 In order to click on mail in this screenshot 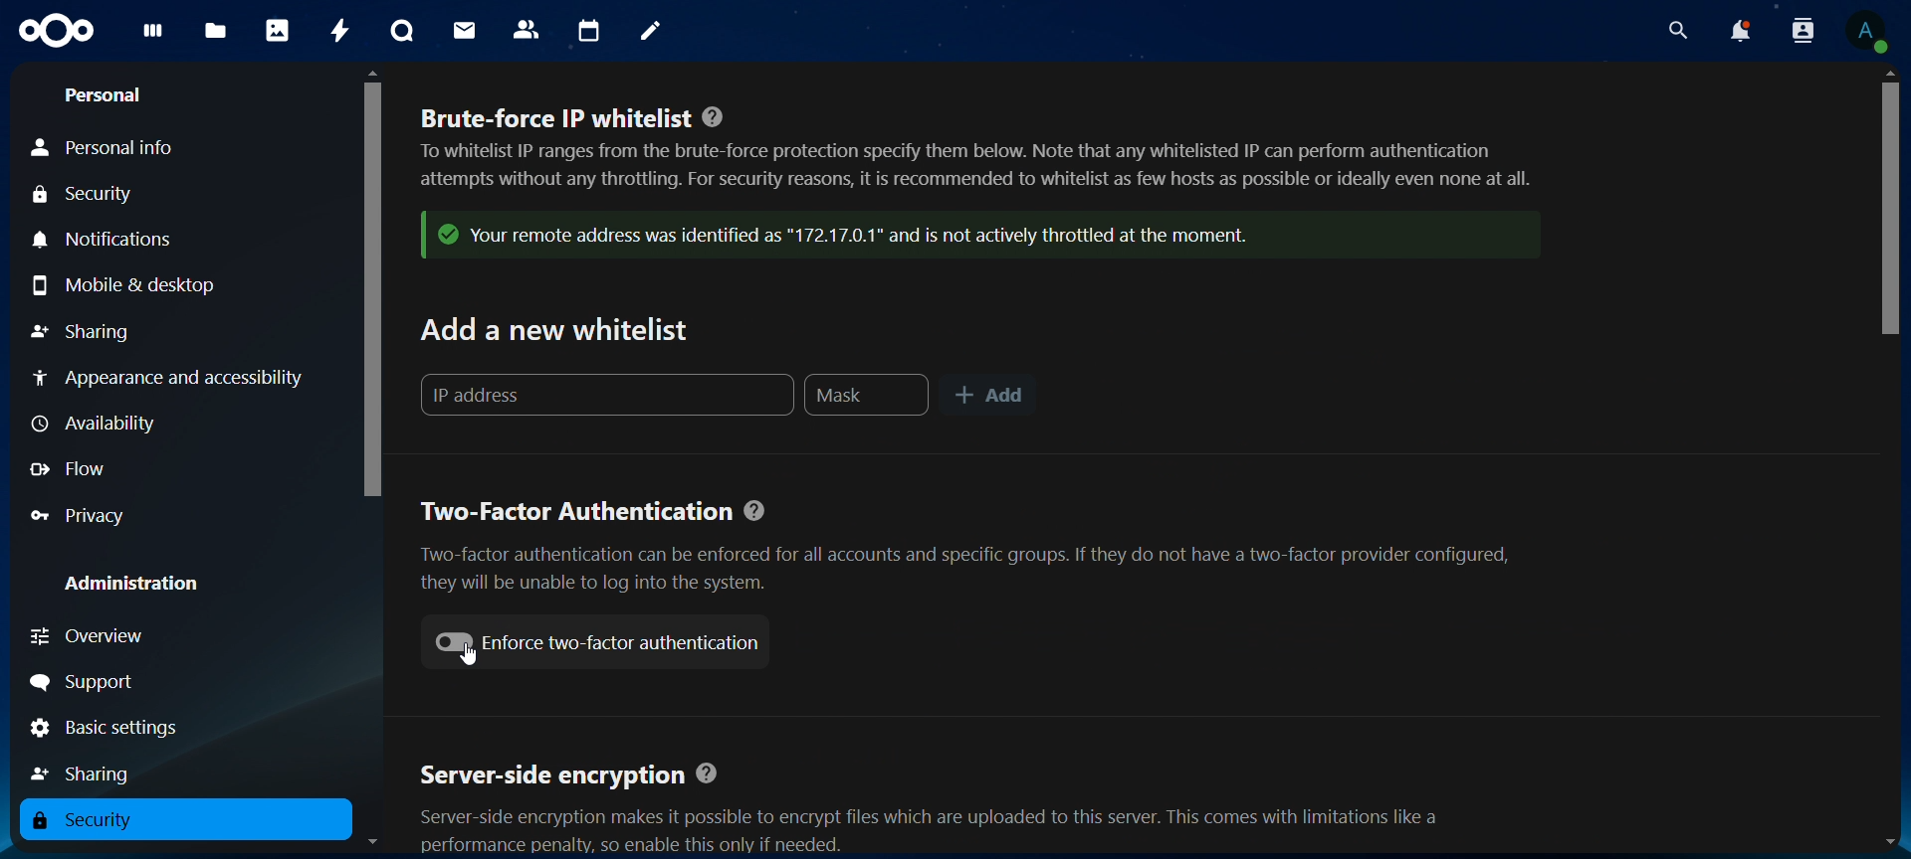, I will do `click(465, 30)`.